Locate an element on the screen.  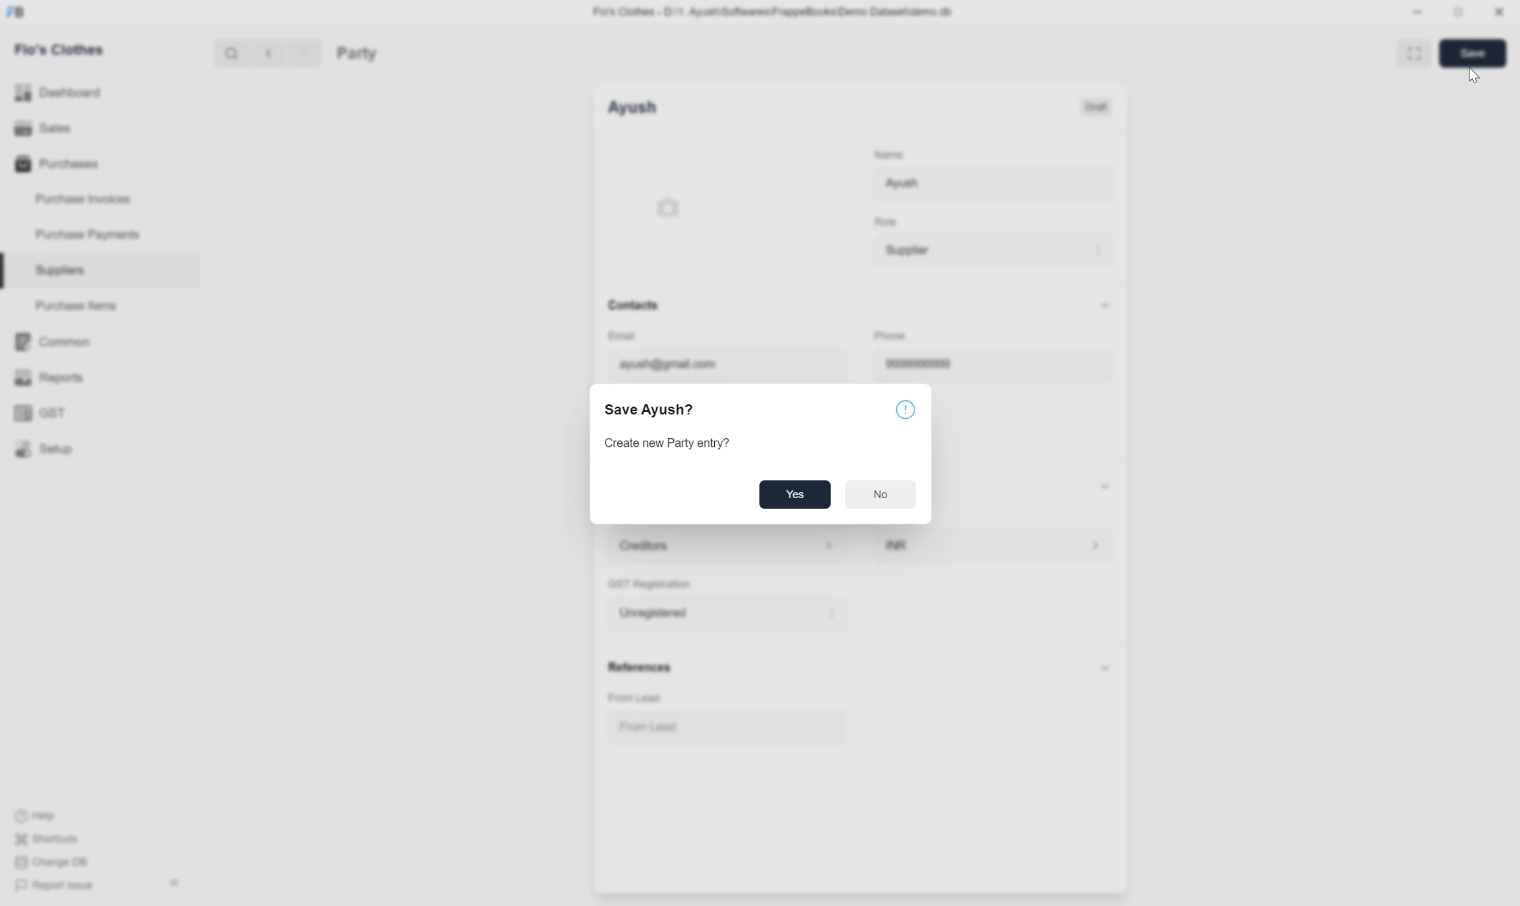
Reports is located at coordinates (99, 377).